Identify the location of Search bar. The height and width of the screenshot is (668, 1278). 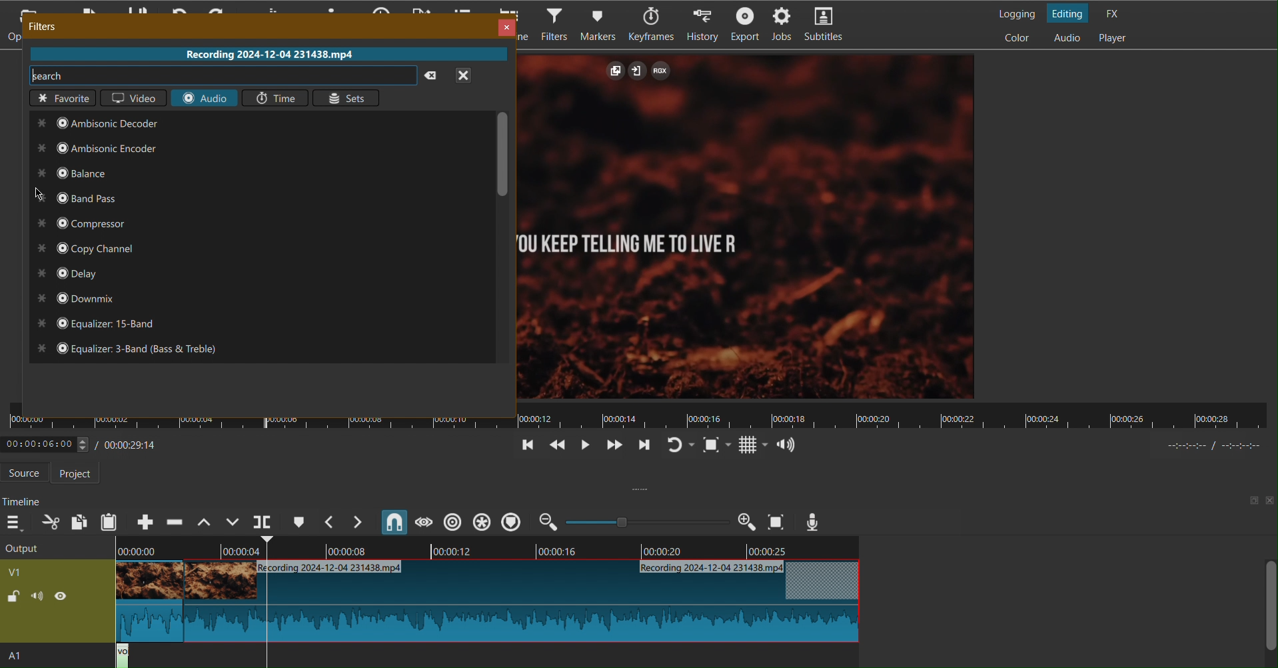
(212, 75).